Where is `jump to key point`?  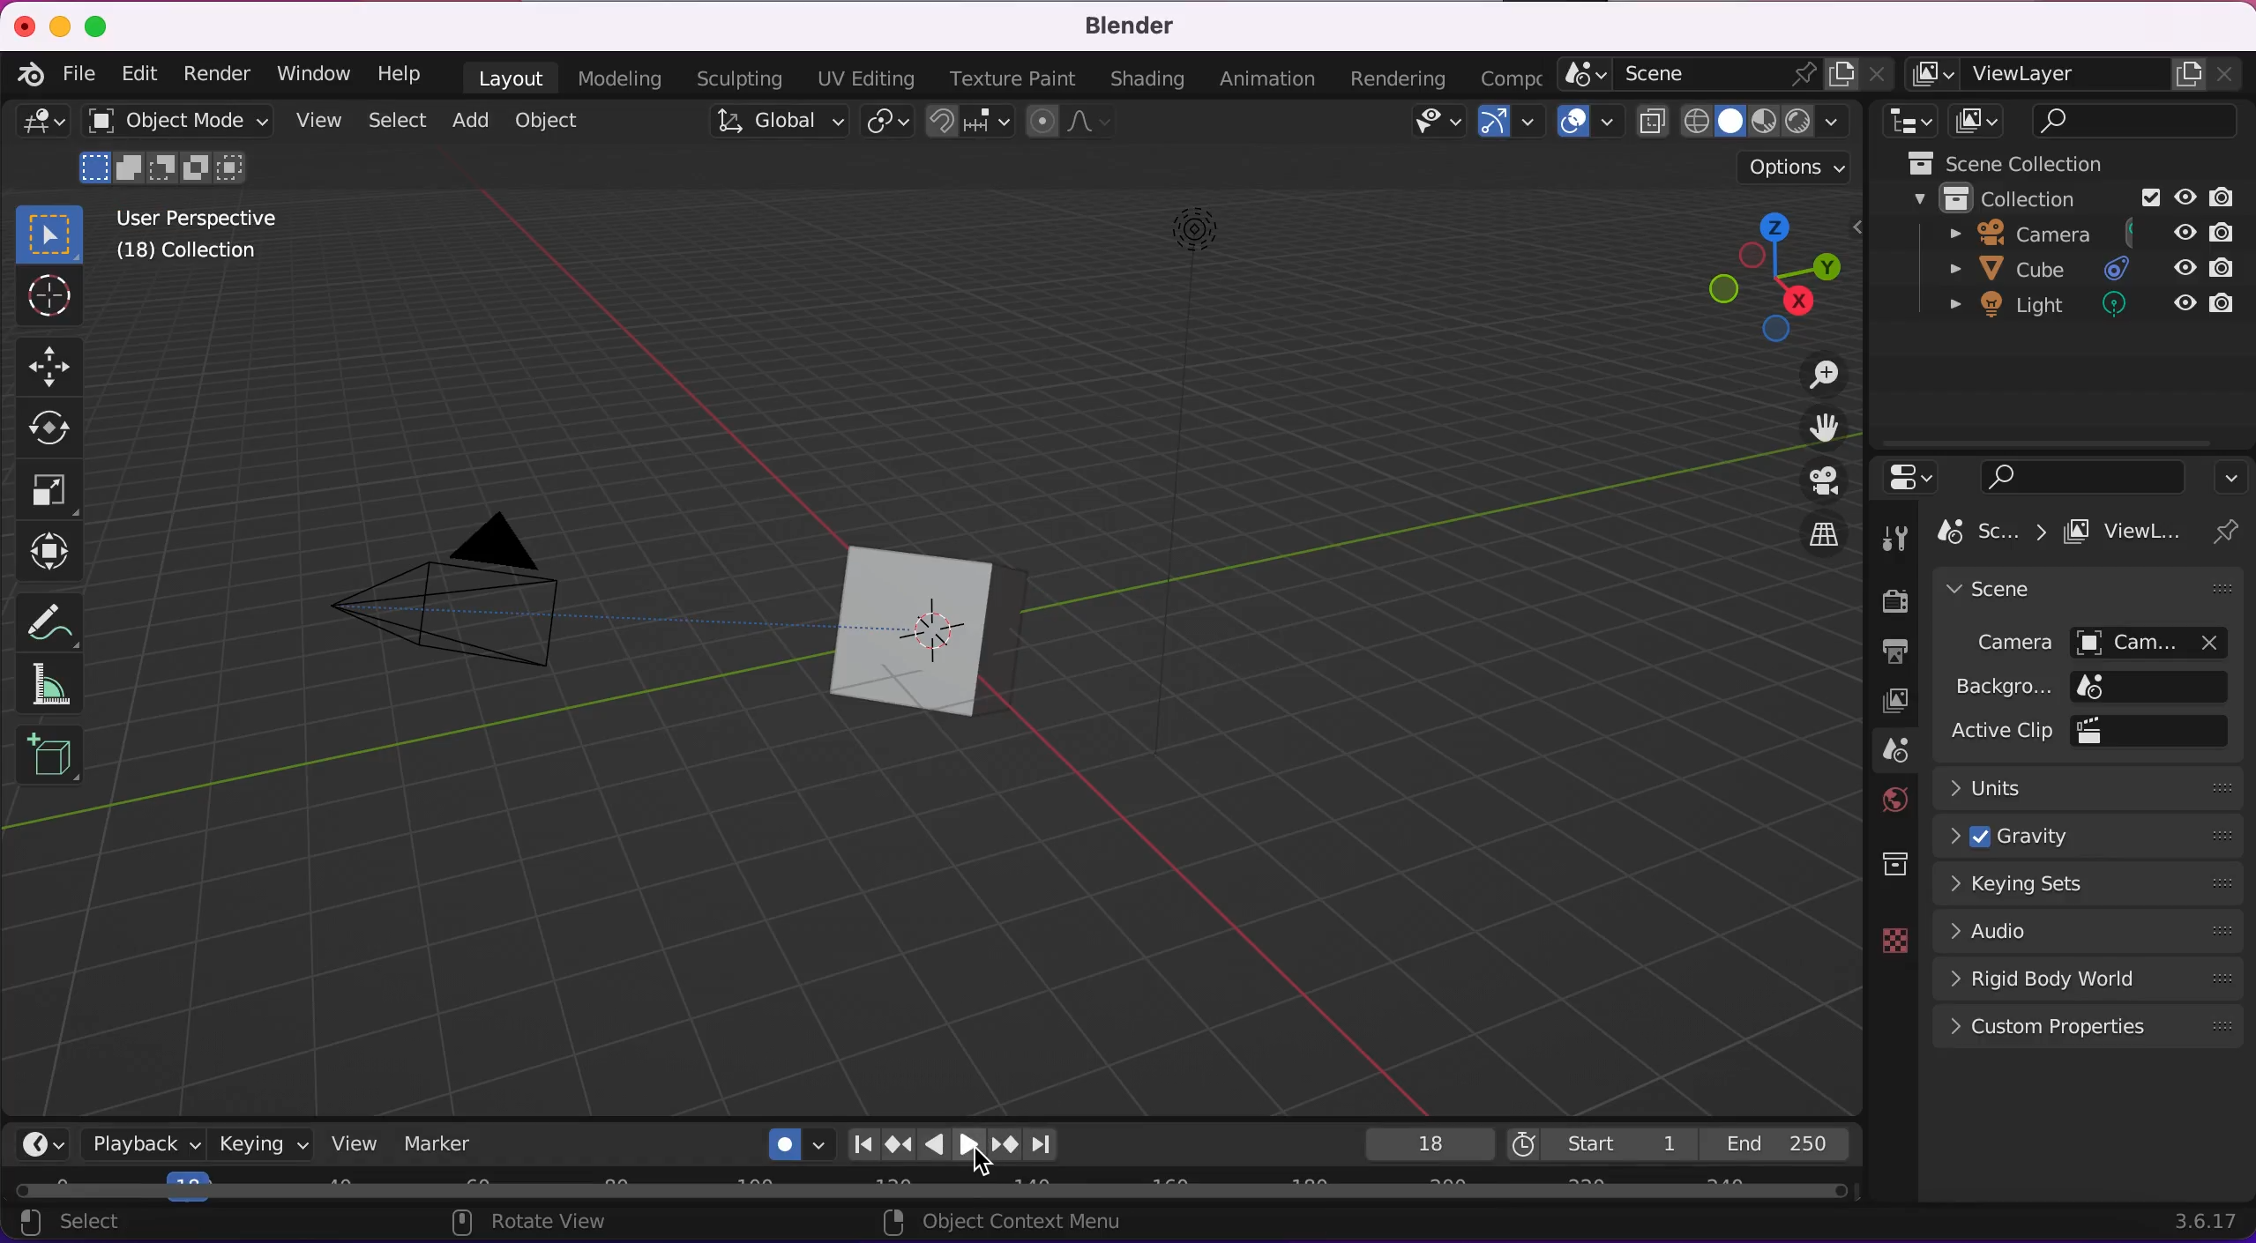
jump to key point is located at coordinates (1004, 1146).